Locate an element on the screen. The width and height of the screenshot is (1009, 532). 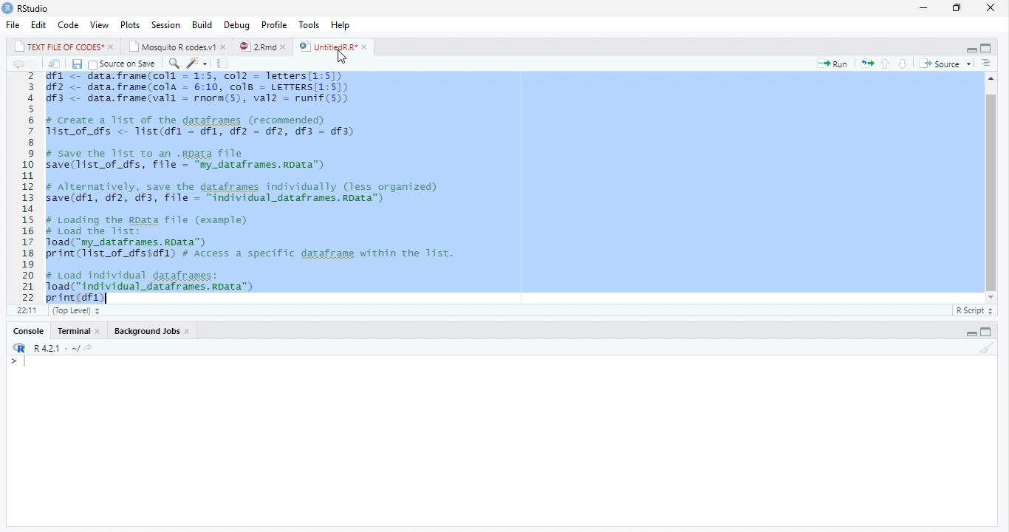
Close is located at coordinates (991, 8).